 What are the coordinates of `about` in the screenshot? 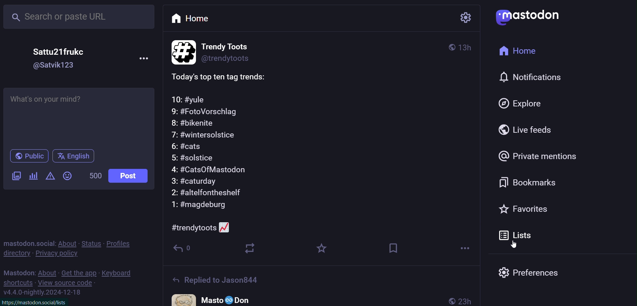 It's located at (47, 272).